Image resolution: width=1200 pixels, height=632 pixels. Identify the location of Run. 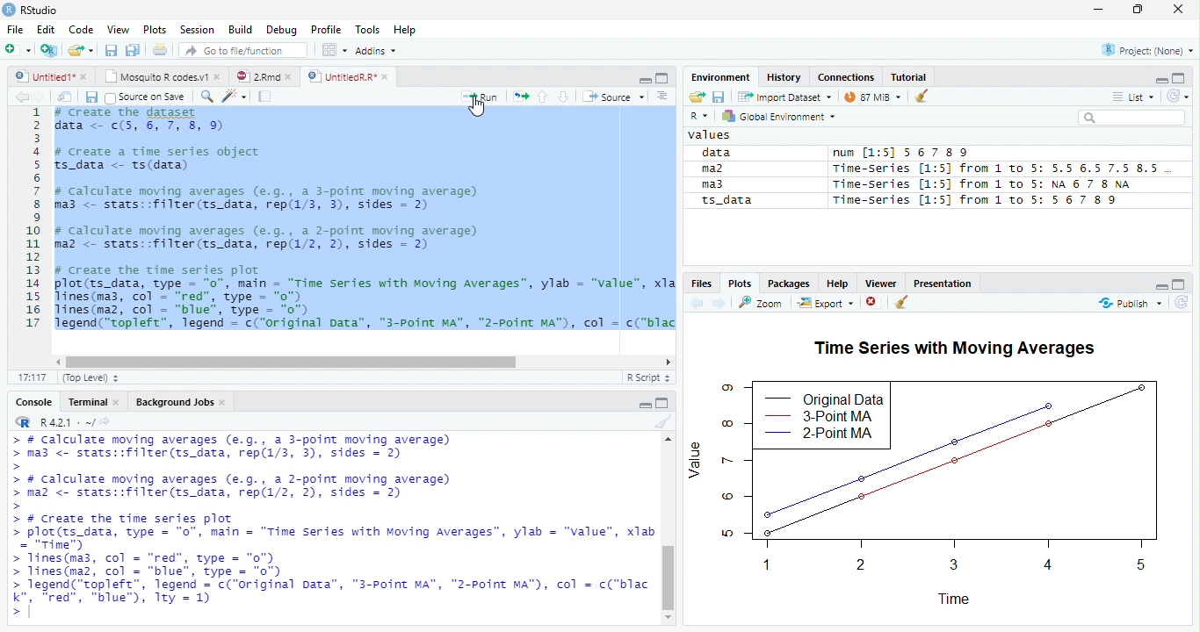
(481, 97).